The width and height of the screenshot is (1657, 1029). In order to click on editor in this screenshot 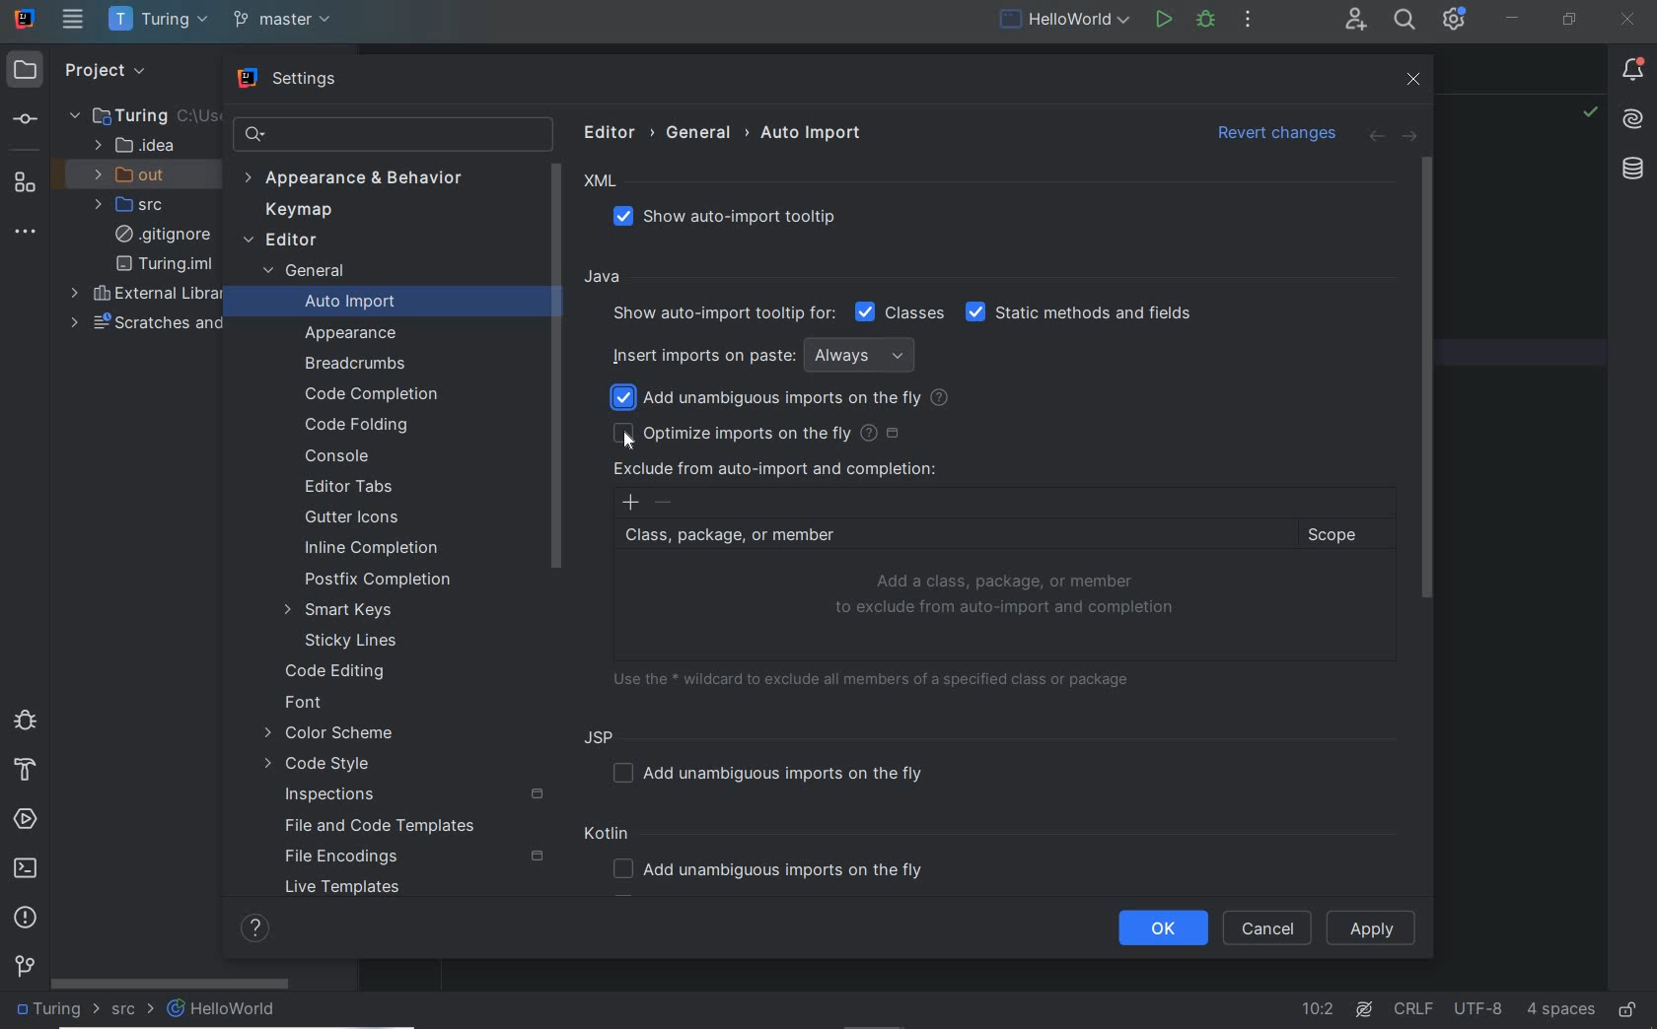, I will do `click(614, 131)`.